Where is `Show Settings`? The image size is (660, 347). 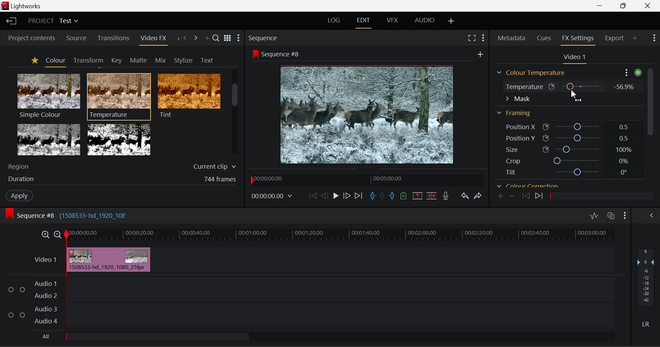 Show Settings is located at coordinates (651, 216).